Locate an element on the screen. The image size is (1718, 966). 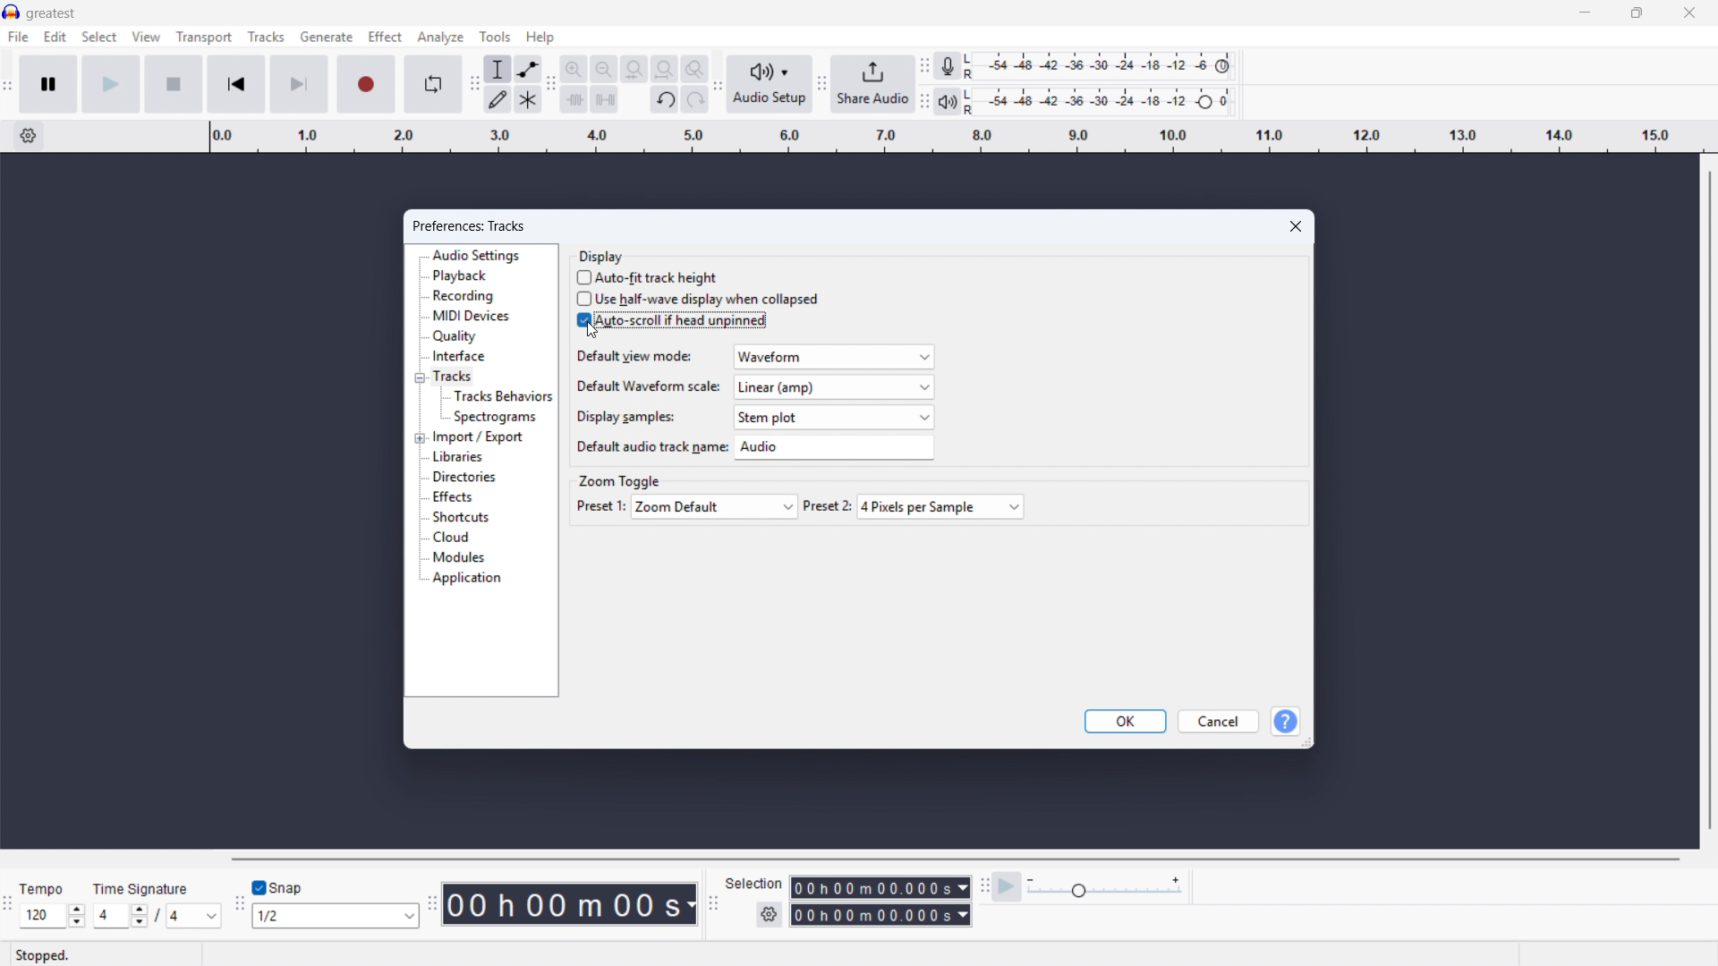
Close  is located at coordinates (1689, 13).